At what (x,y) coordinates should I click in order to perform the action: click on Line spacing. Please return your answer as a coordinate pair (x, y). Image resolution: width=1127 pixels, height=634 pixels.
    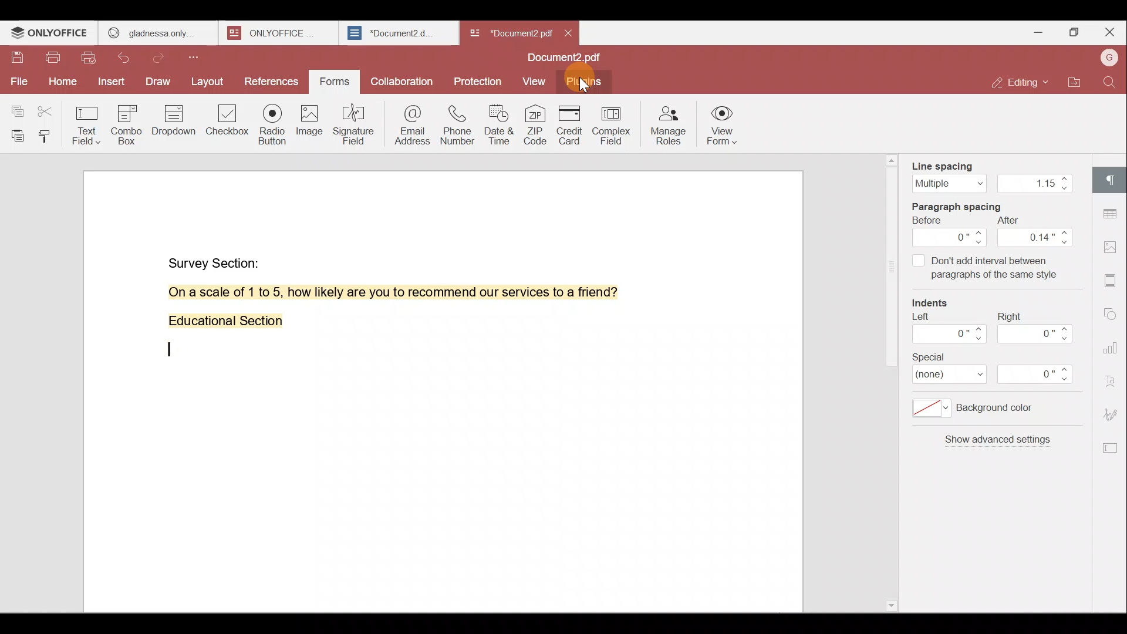
    Looking at the image, I should click on (990, 173).